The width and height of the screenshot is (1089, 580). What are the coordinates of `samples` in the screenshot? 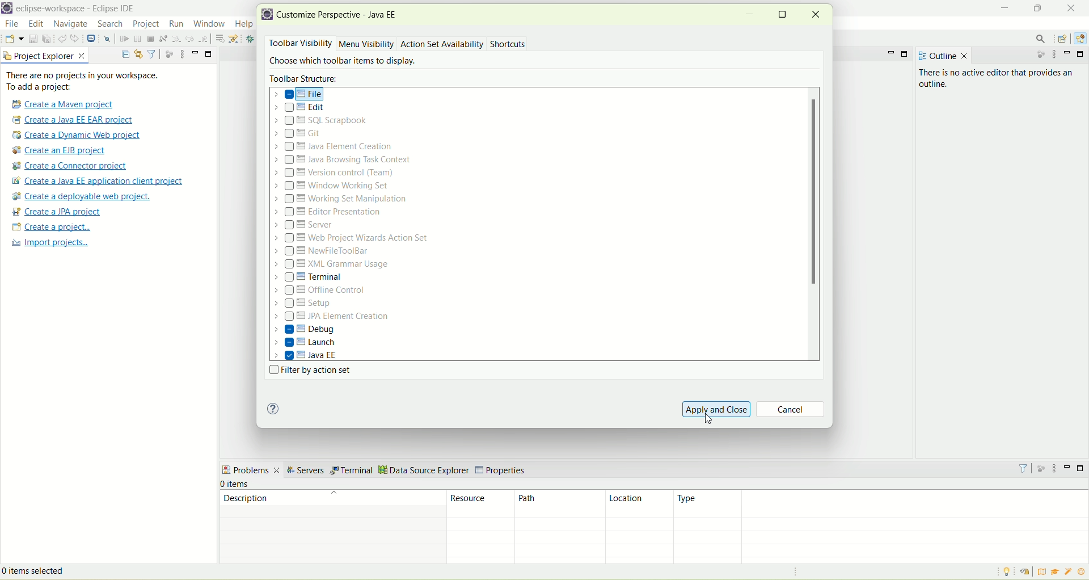 It's located at (1069, 572).